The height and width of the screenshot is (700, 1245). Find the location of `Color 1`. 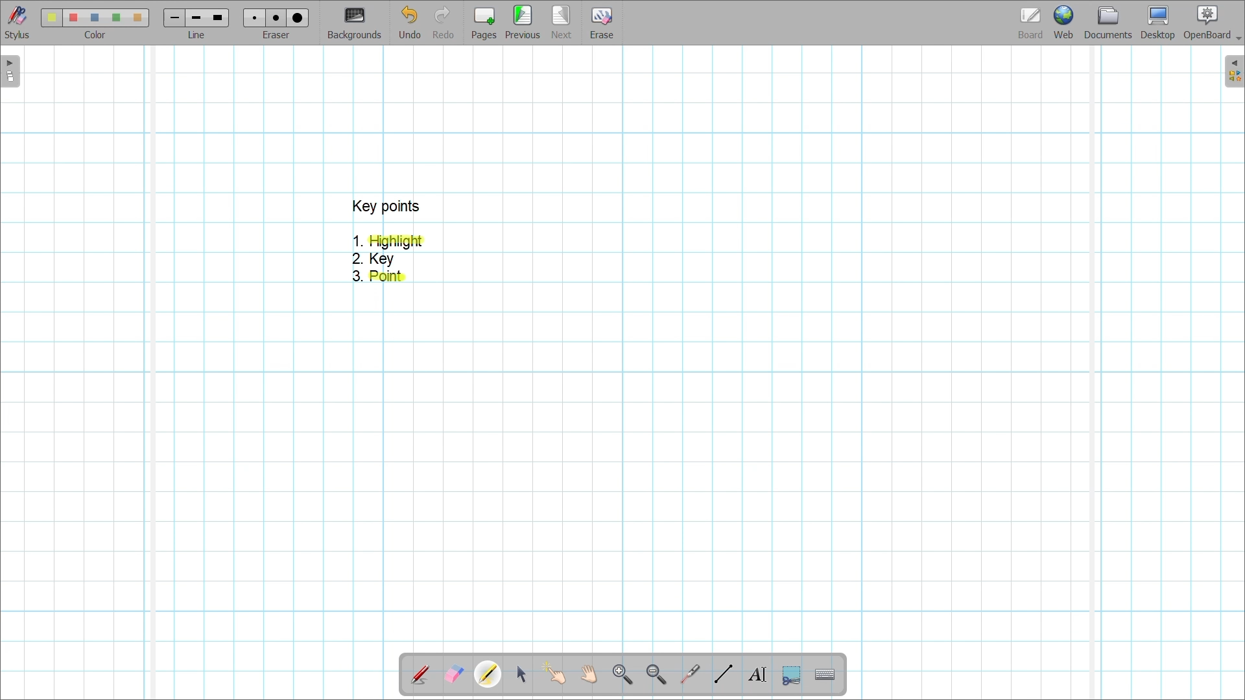

Color 1 is located at coordinates (51, 17).